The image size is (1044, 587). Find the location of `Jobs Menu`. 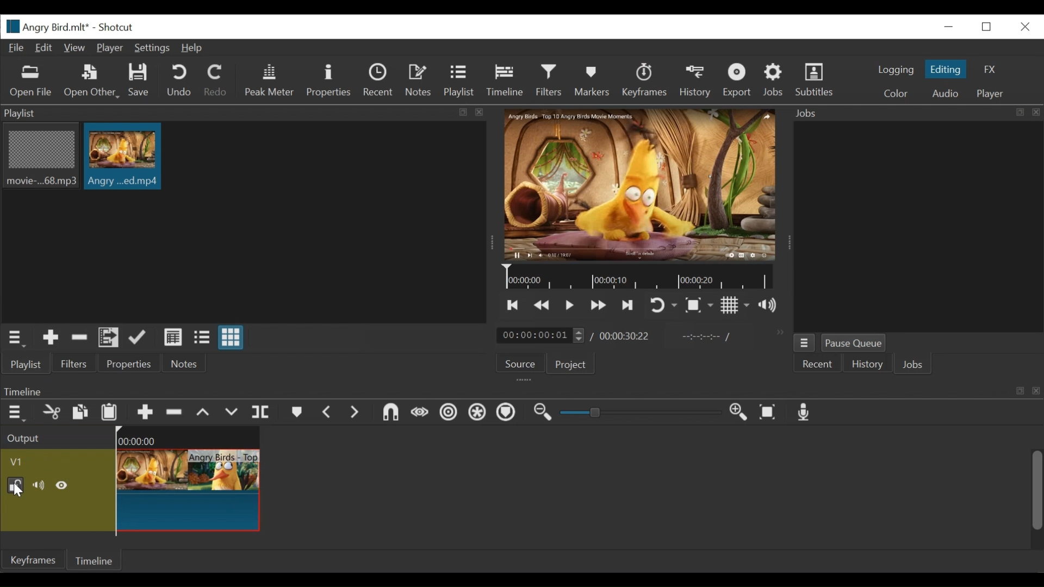

Jobs Menu is located at coordinates (804, 343).